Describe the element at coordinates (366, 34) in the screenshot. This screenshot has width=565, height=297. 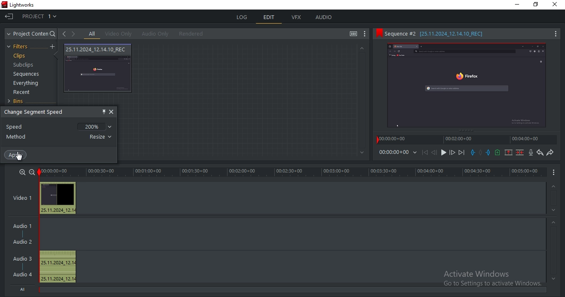
I see `show settings menu` at that location.